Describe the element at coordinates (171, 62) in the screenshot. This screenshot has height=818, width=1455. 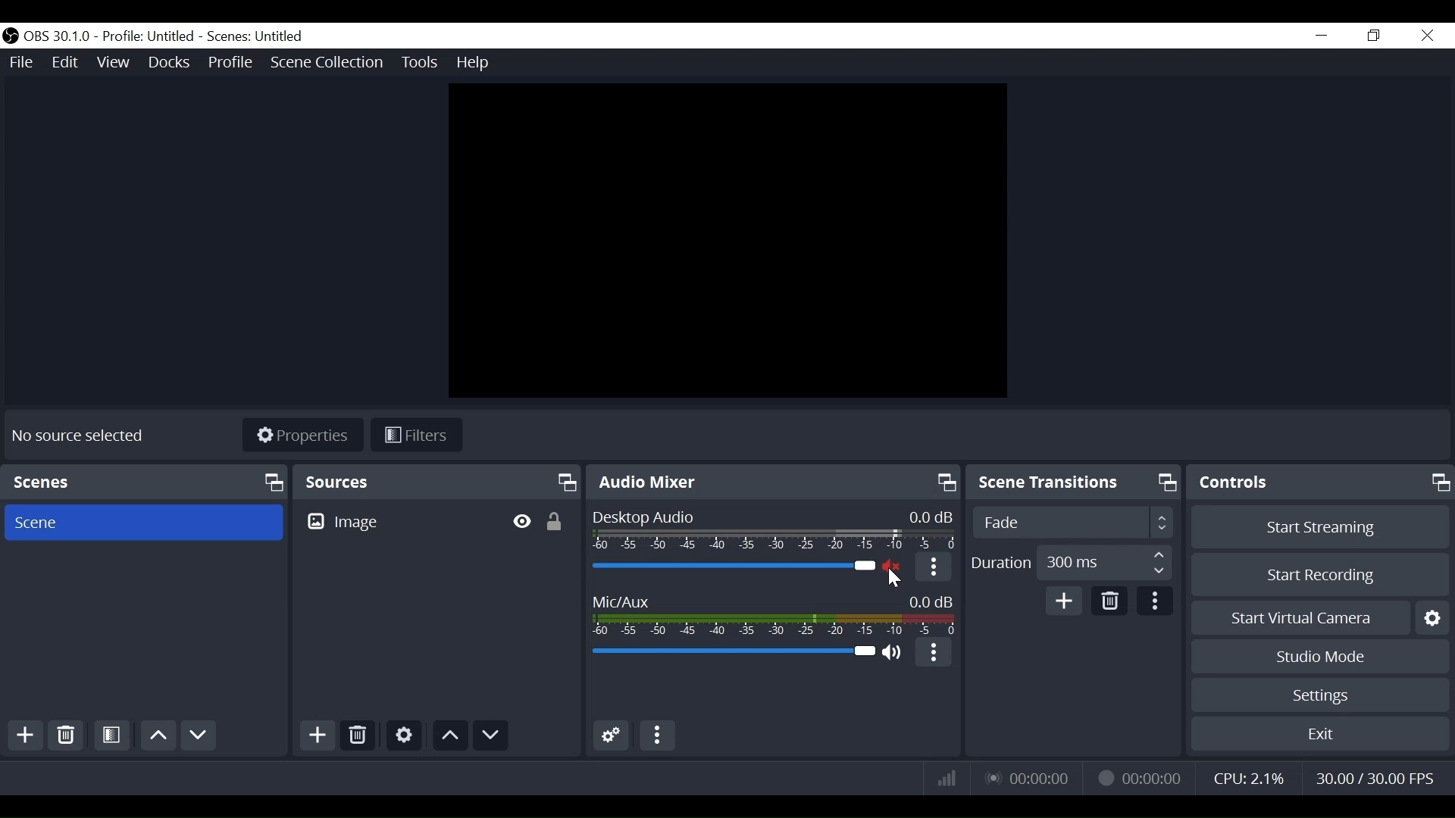
I see `Docks` at that location.